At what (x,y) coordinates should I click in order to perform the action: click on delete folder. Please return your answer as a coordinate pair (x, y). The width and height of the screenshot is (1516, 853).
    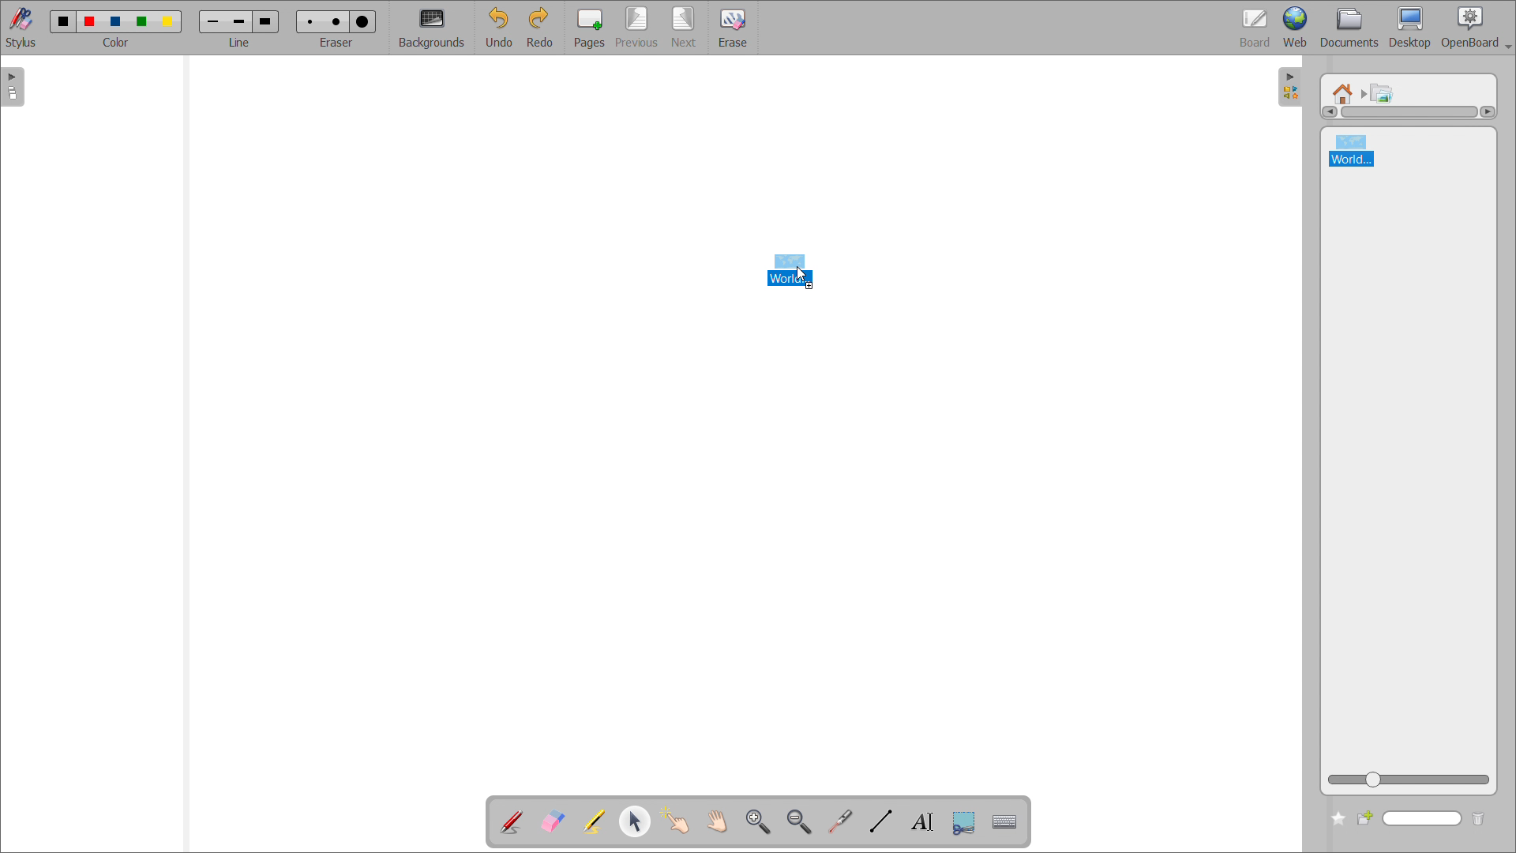
    Looking at the image, I should click on (1480, 820).